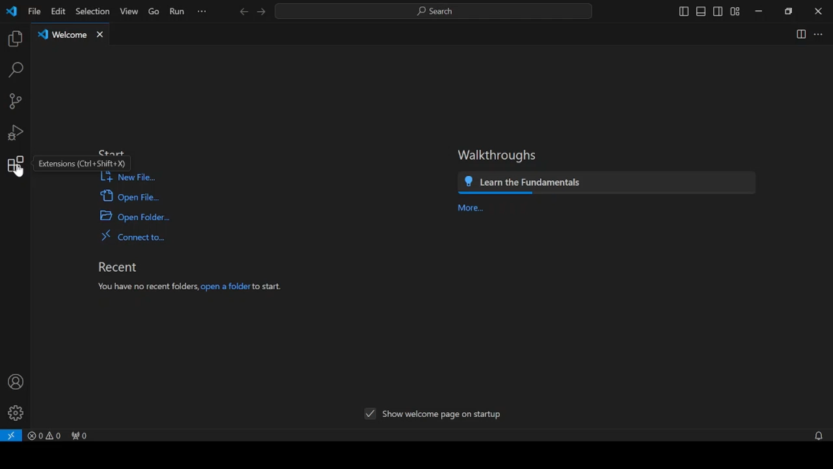  I want to click on open a remote window, so click(12, 436).